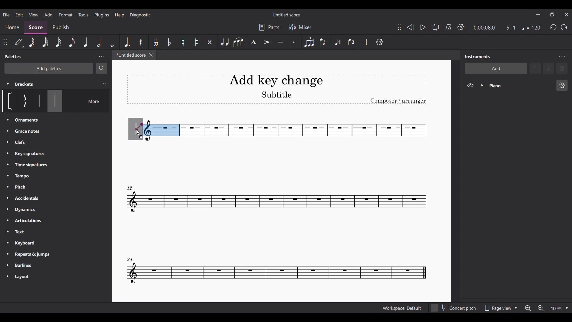 This screenshot has width=572, height=322. I want to click on Half note, so click(99, 42).